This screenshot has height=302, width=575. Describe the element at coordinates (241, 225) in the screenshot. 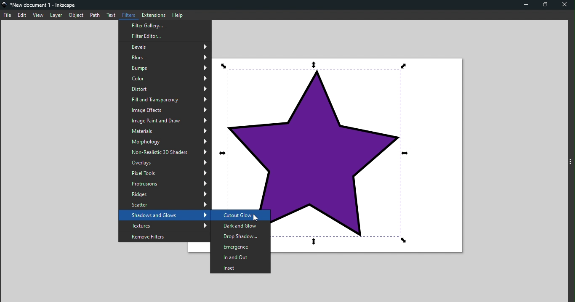

I see `Dark and Glow` at that location.